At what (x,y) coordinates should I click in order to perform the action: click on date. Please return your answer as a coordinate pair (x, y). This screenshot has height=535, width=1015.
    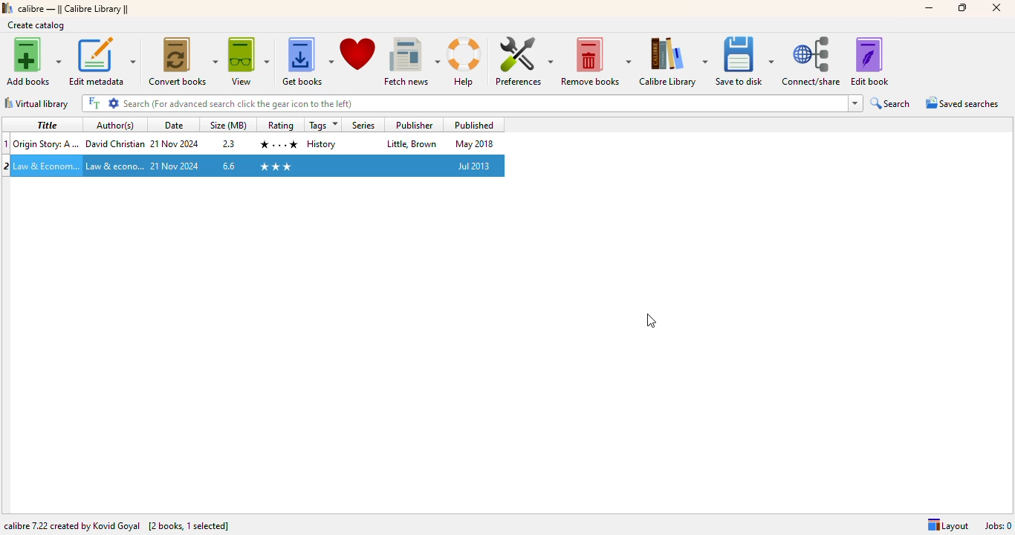
    Looking at the image, I should click on (173, 125).